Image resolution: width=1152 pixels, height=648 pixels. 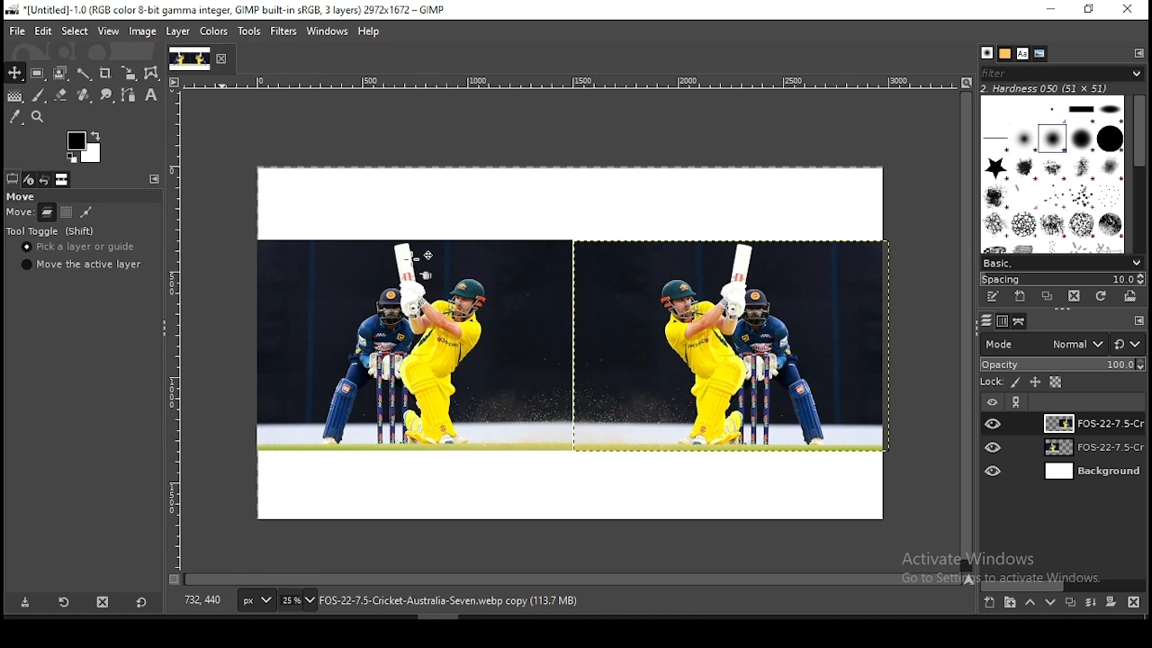 I want to click on new layer group, so click(x=1010, y=604).